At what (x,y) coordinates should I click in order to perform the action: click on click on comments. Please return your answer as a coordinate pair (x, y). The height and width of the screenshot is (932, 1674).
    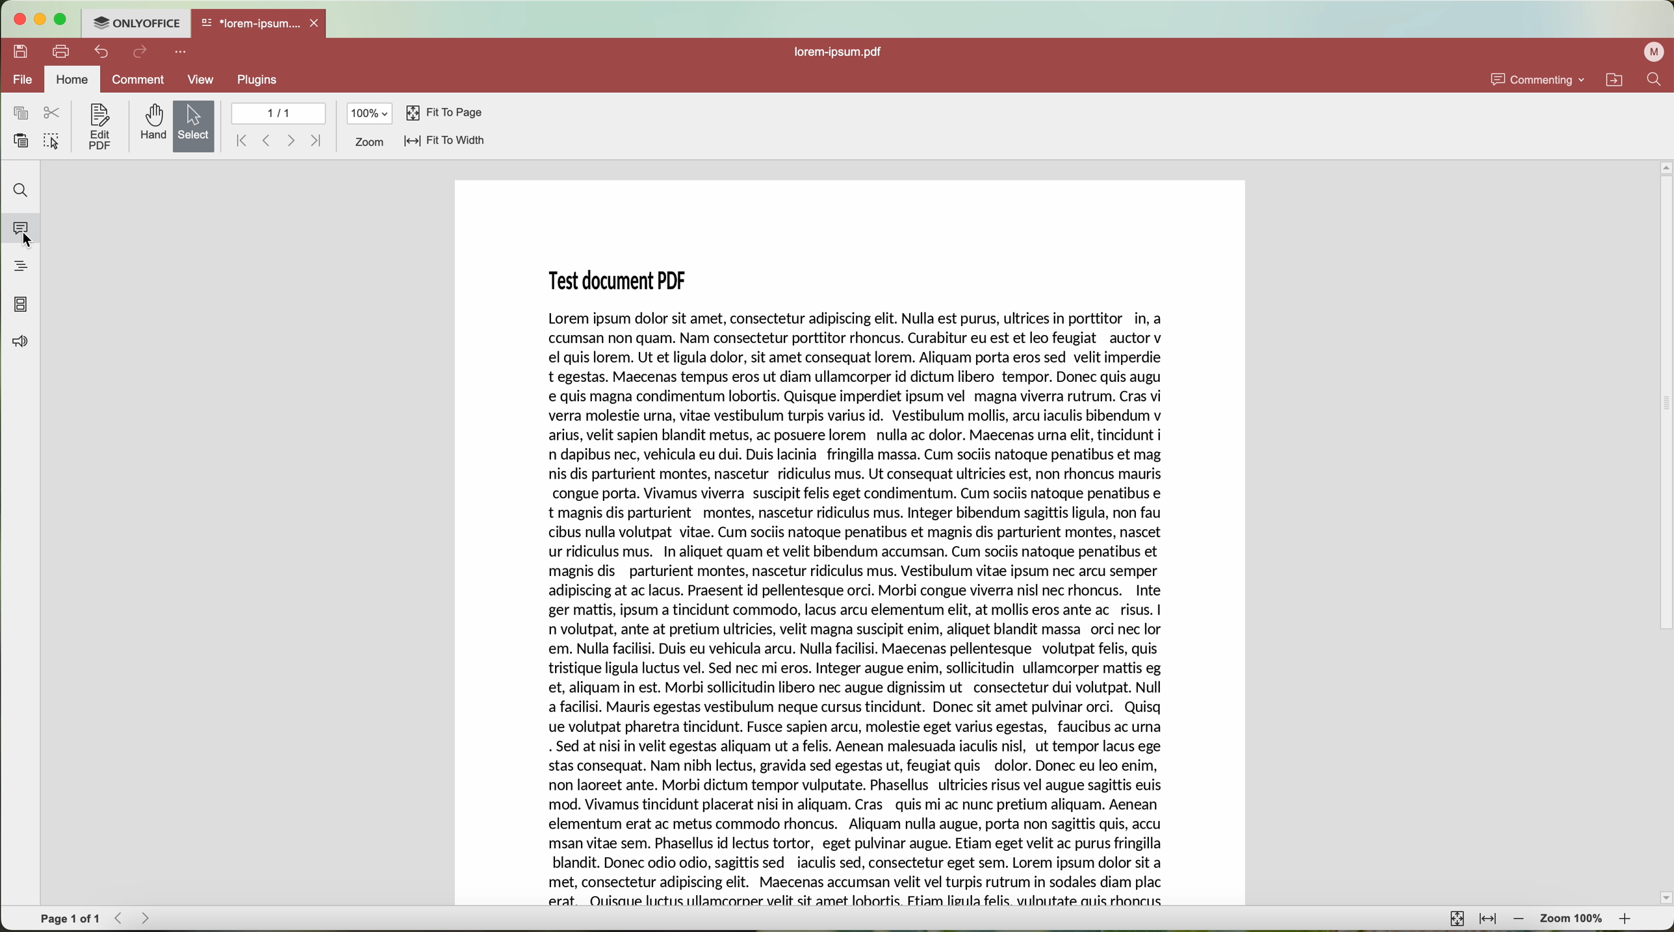
    Looking at the image, I should click on (25, 231).